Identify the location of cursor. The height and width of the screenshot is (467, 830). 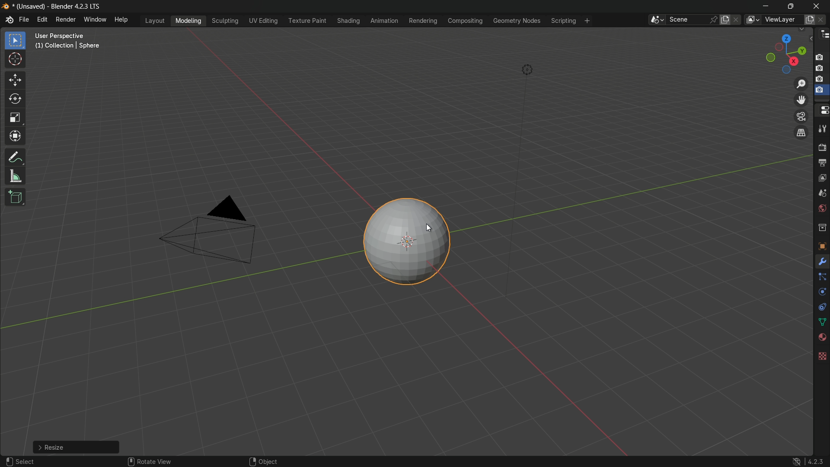
(16, 59).